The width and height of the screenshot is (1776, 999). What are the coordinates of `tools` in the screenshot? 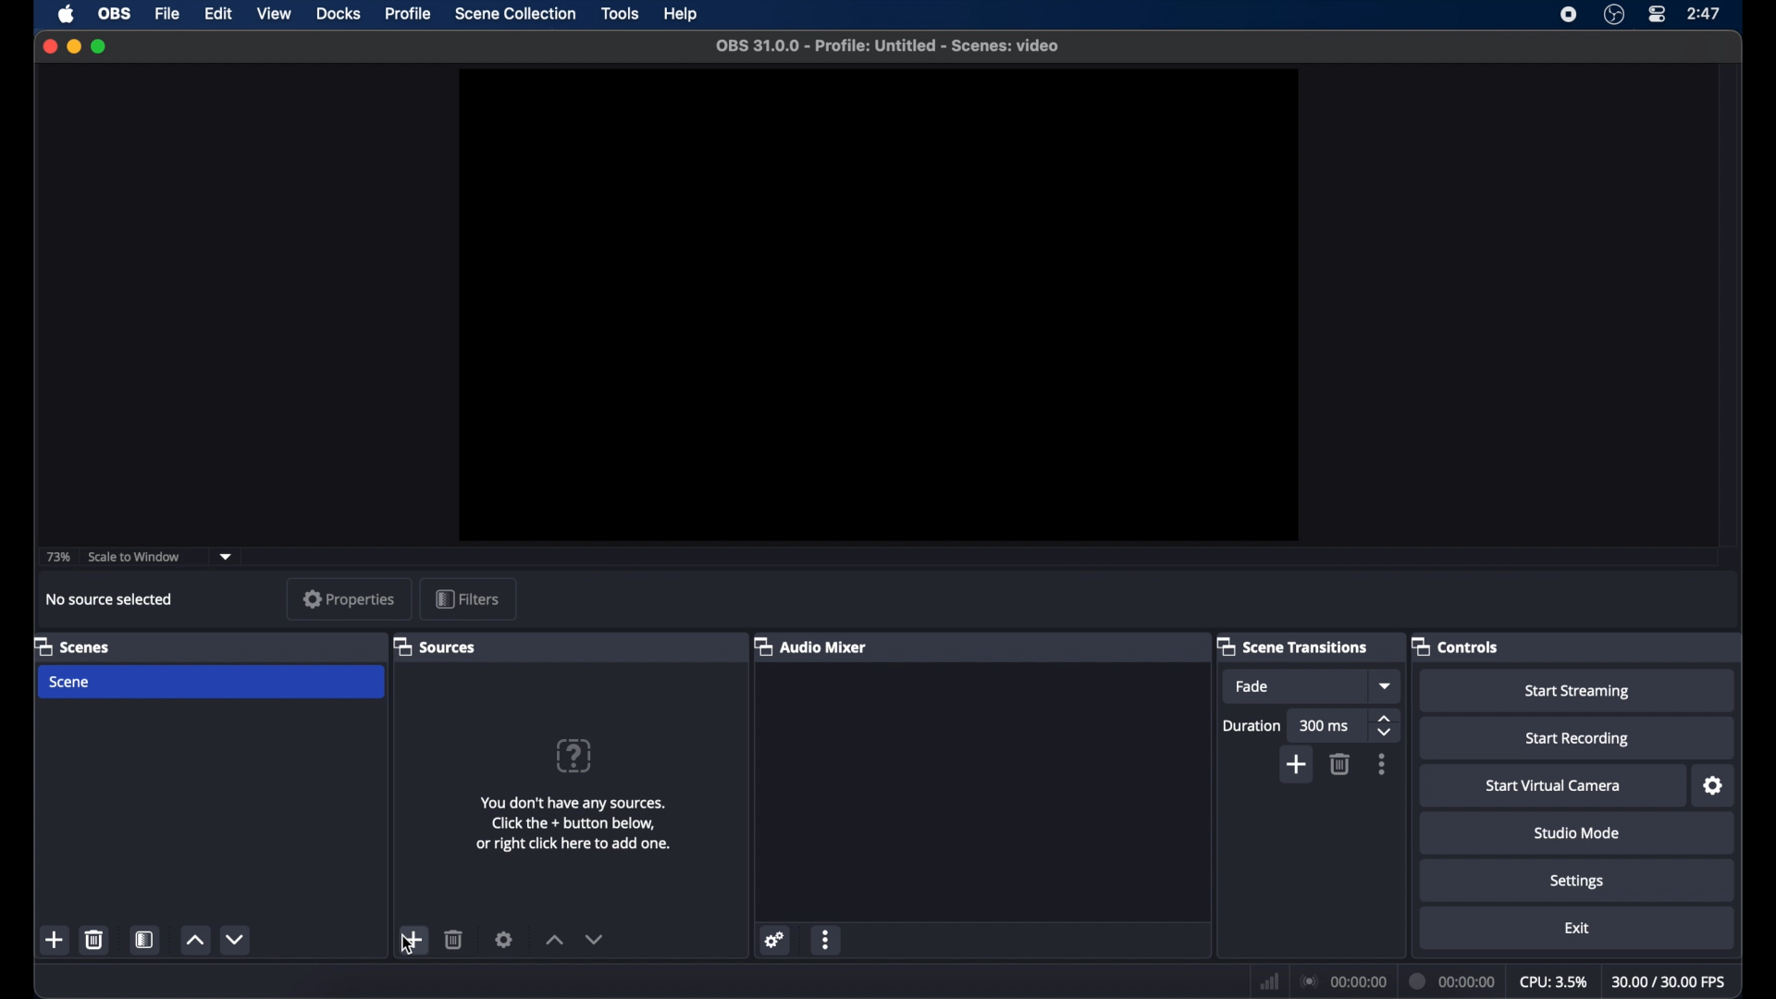 It's located at (622, 14).